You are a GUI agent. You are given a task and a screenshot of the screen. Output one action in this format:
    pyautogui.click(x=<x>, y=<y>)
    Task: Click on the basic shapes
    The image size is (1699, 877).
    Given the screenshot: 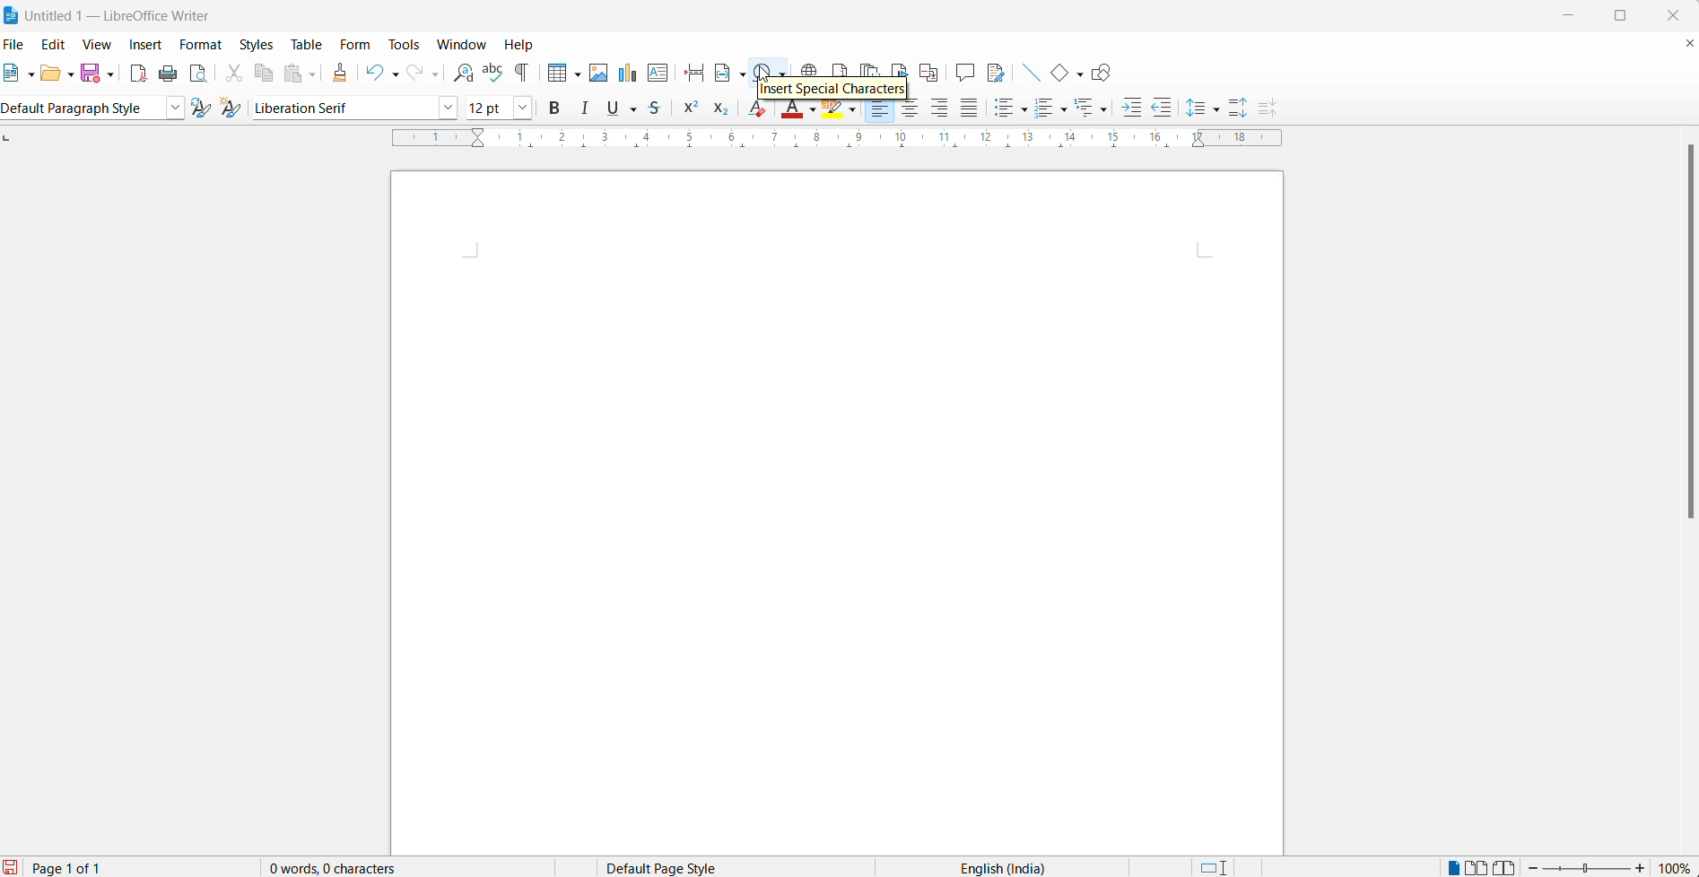 What is the action you would take?
    pyautogui.click(x=1058, y=74)
    